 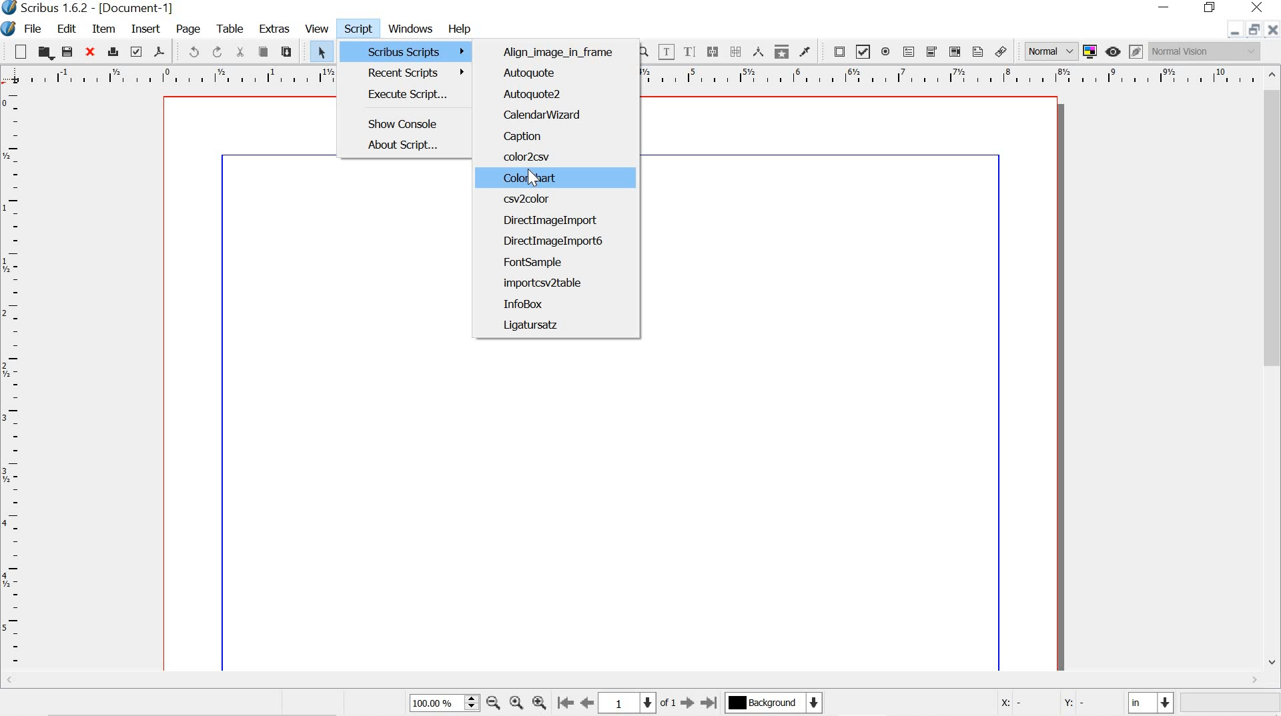 I want to click on link text frames, so click(x=713, y=51).